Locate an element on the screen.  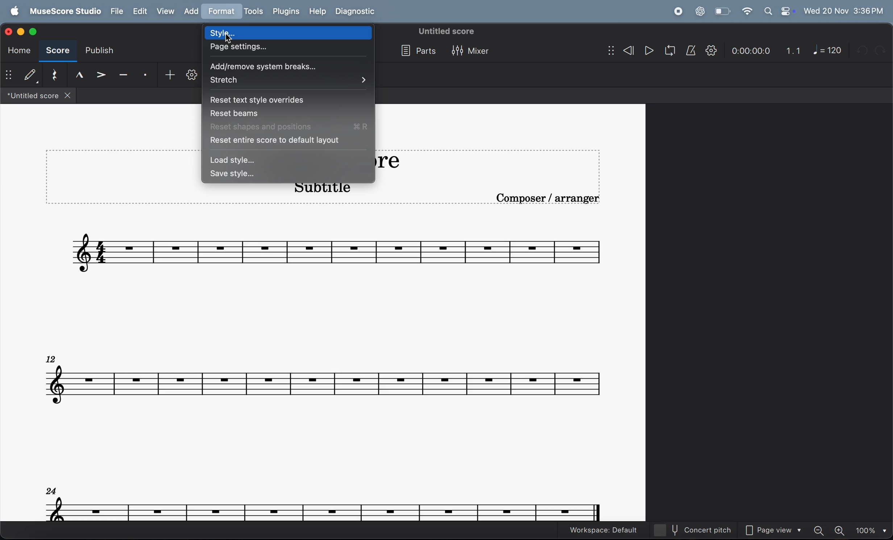
Redo is located at coordinates (882, 50).